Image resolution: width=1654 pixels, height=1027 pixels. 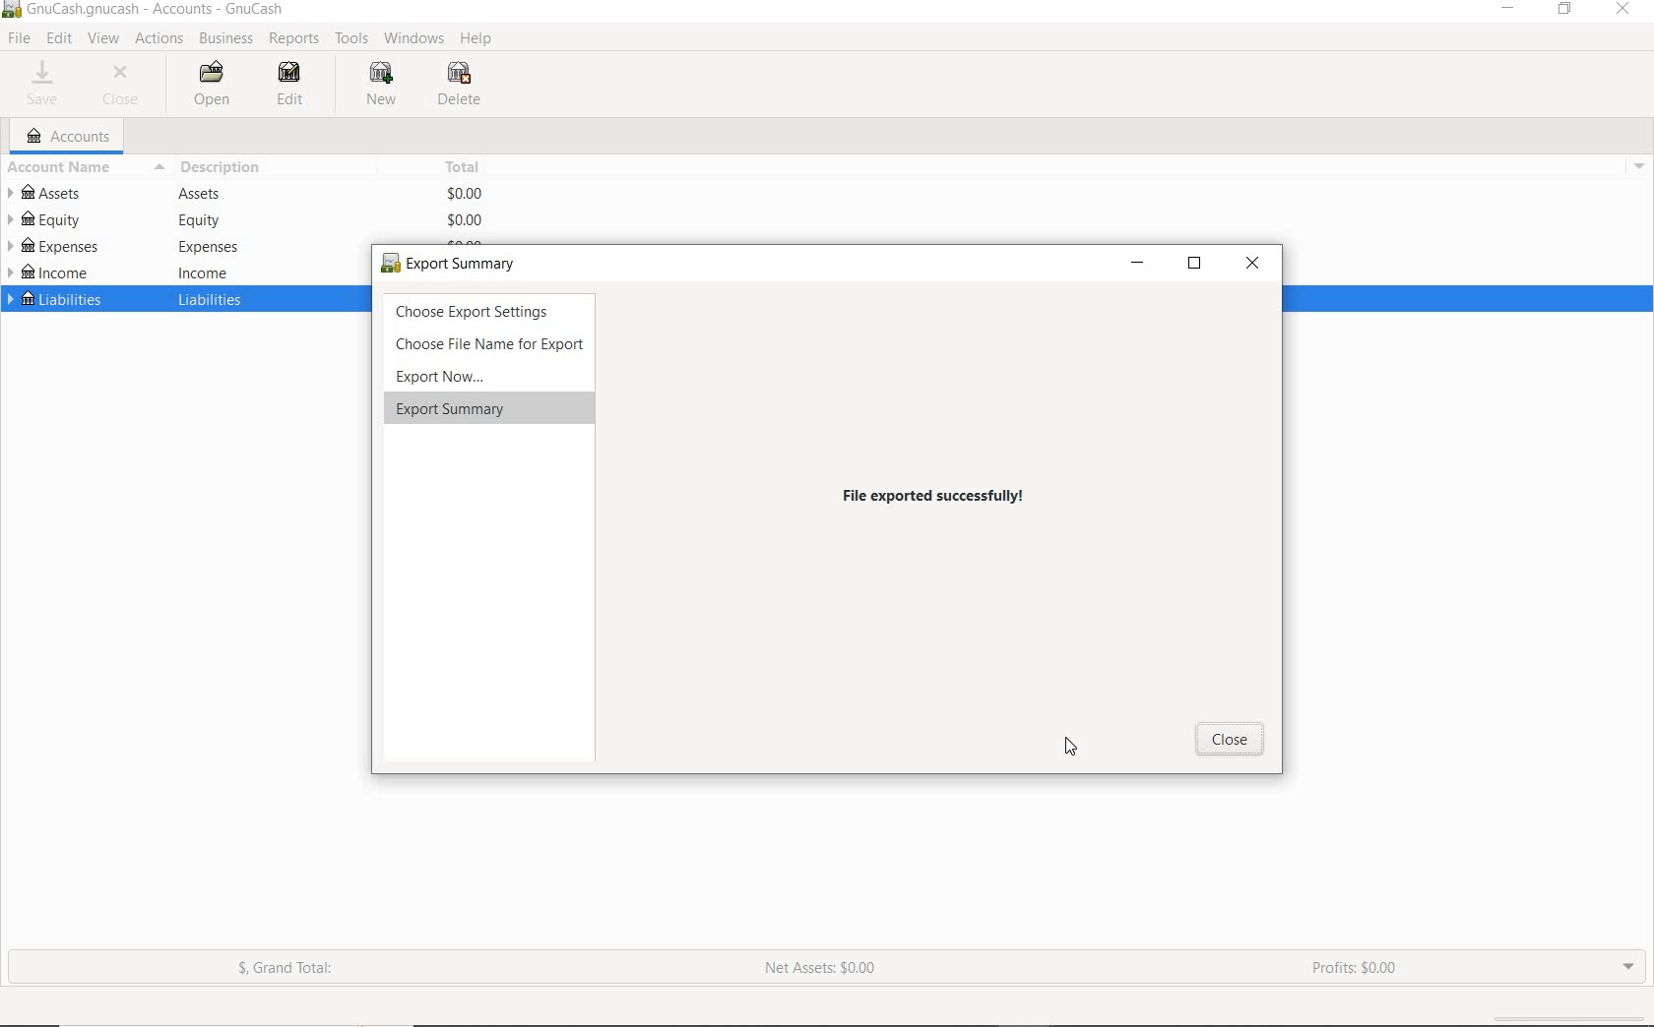 What do you see at coordinates (1625, 969) in the screenshot?
I see `EXPAND` at bounding box center [1625, 969].